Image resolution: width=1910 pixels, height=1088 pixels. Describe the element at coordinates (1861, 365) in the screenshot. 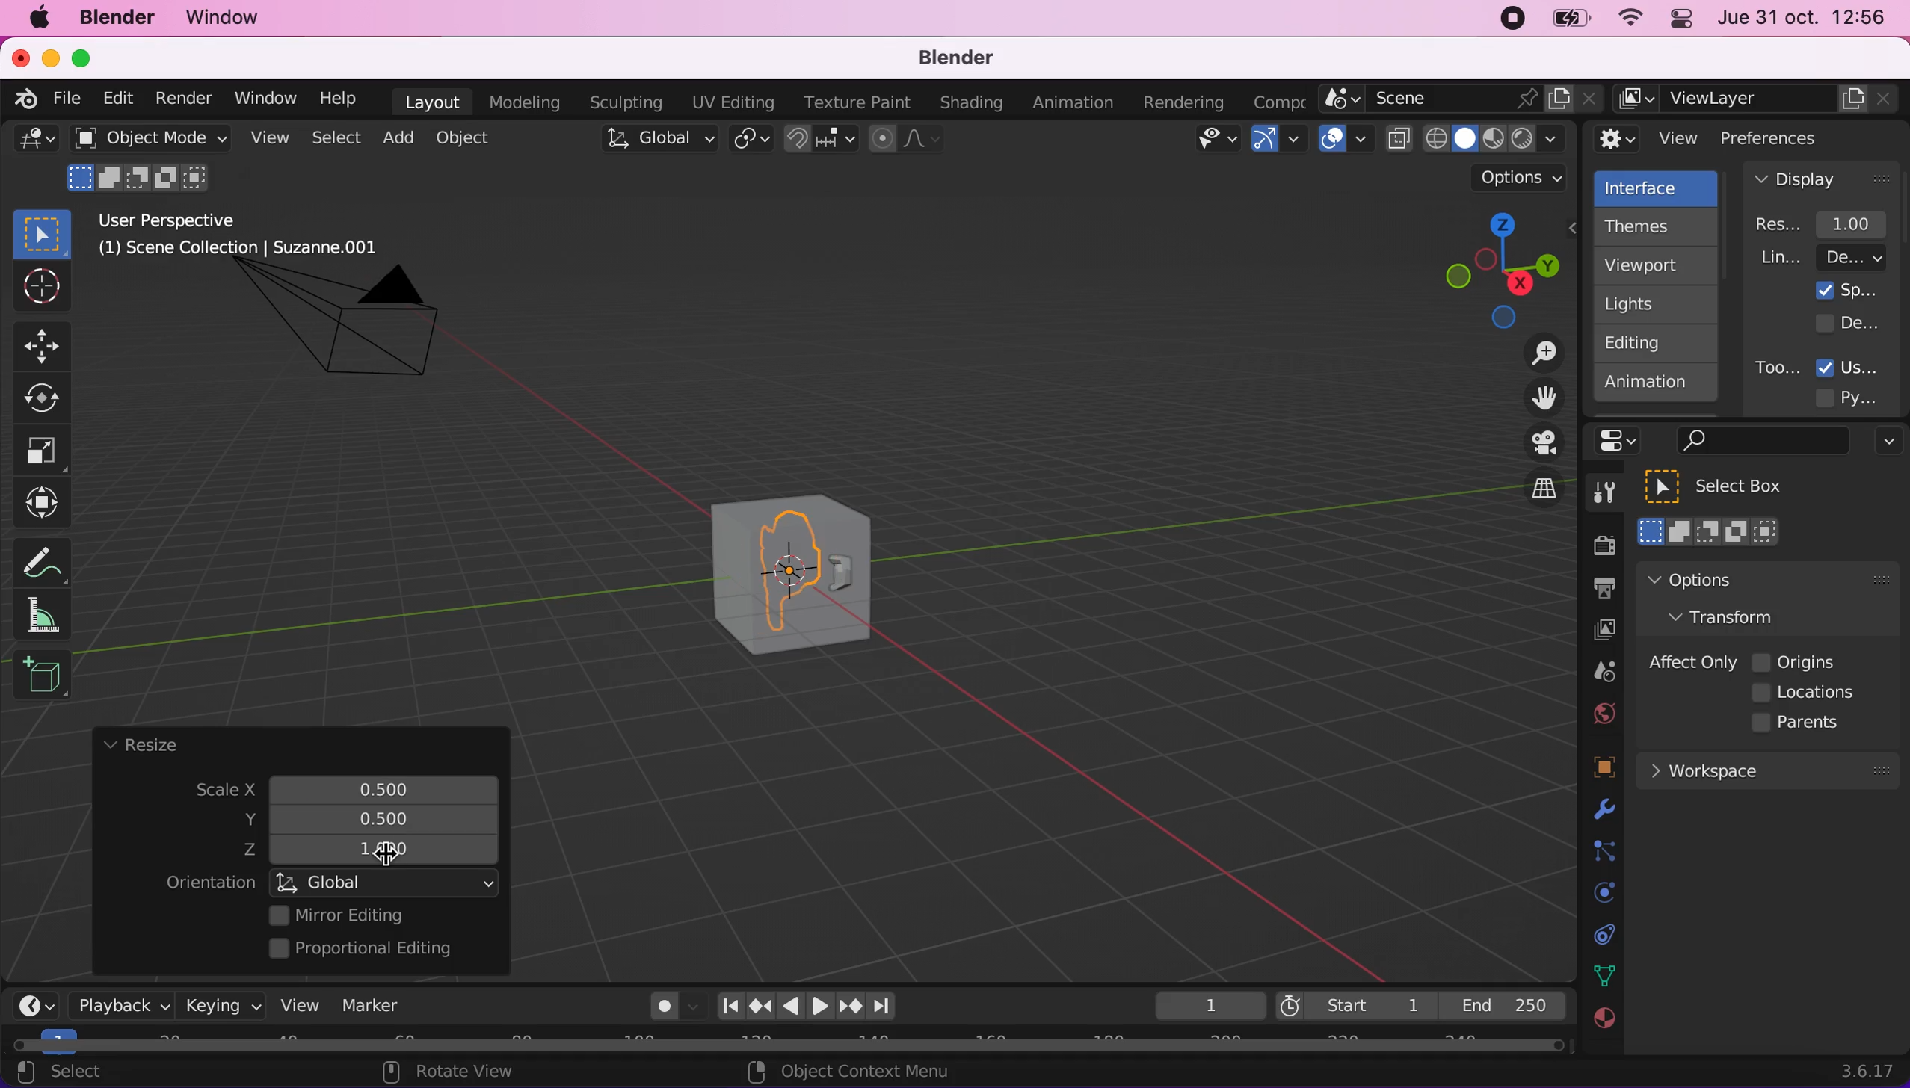

I see `user tooltips` at that location.